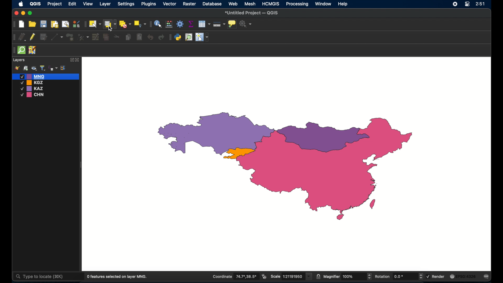  What do you see at coordinates (54, 24) in the screenshot?
I see `print layout` at bounding box center [54, 24].